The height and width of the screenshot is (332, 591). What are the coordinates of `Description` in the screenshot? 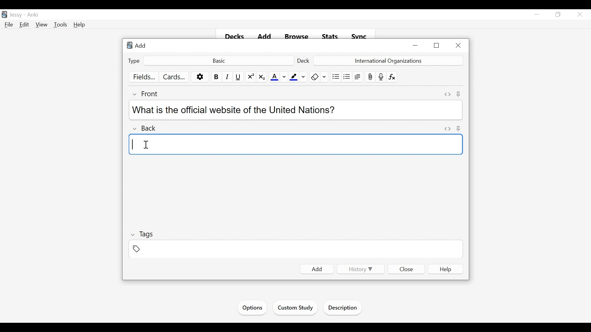 It's located at (344, 309).